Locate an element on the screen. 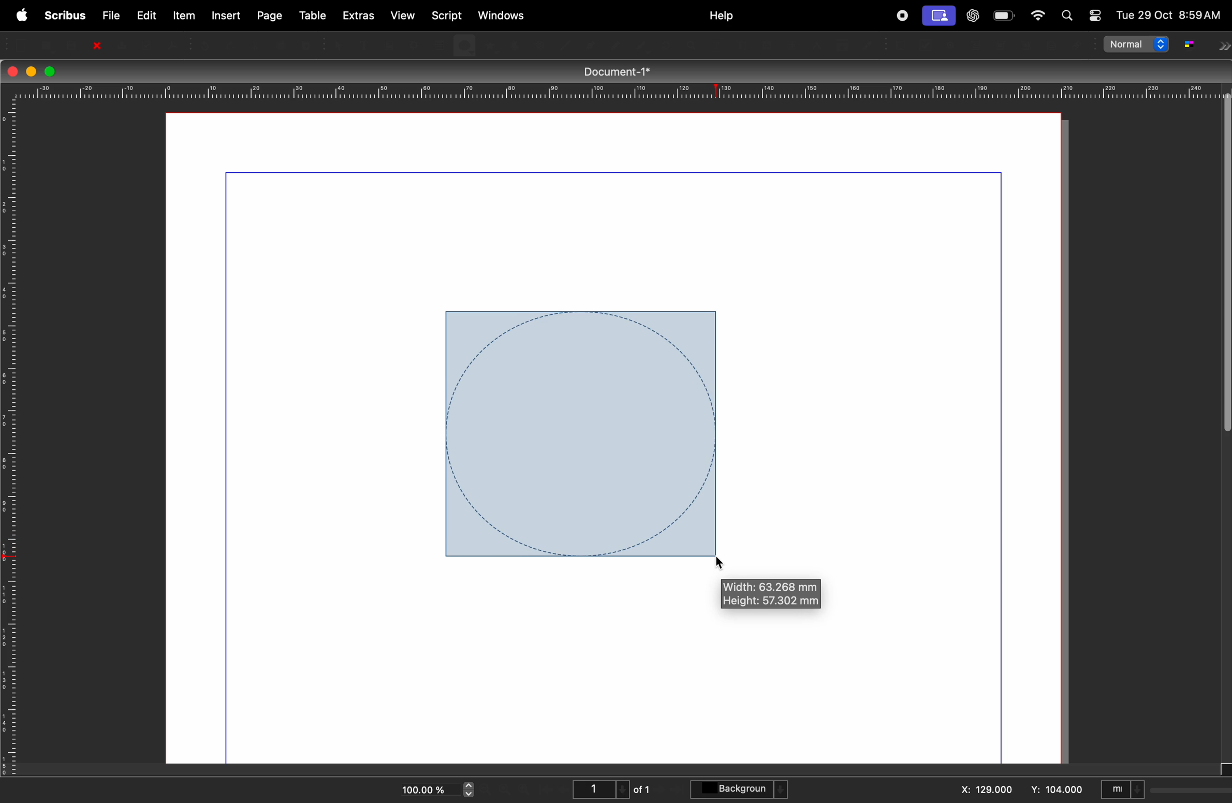 Image resolution: width=1232 pixels, height=803 pixels. help is located at coordinates (721, 16).